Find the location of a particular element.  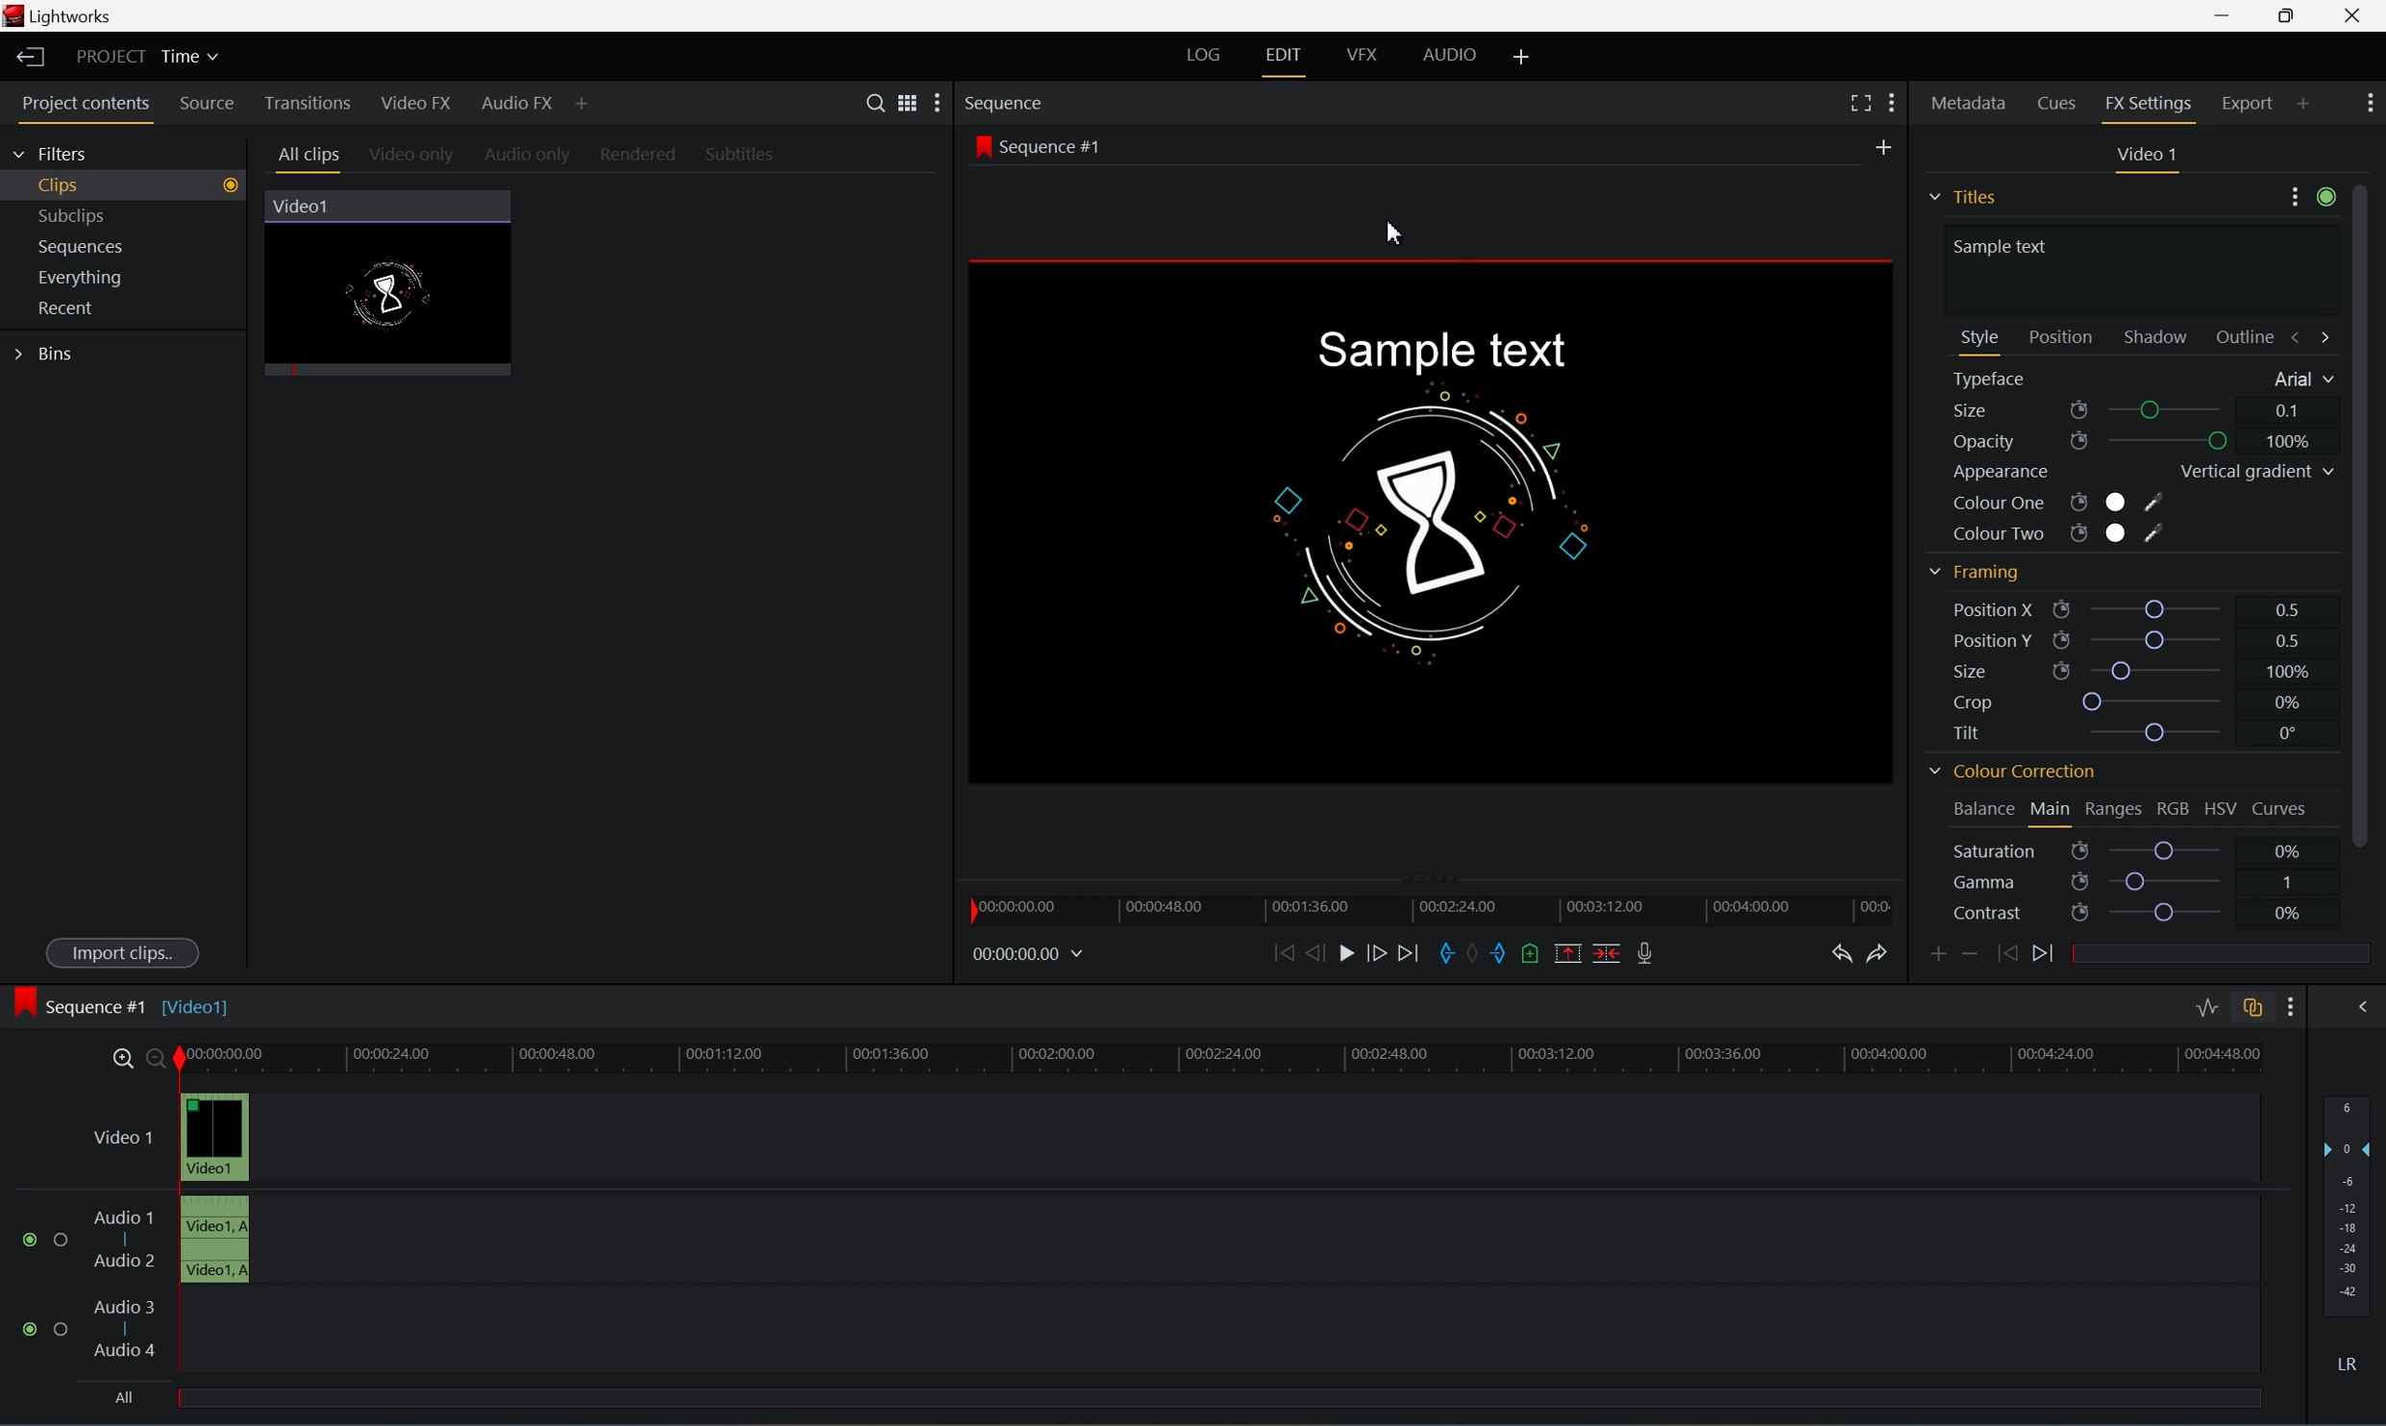

Timeline is located at coordinates (1221, 1055).